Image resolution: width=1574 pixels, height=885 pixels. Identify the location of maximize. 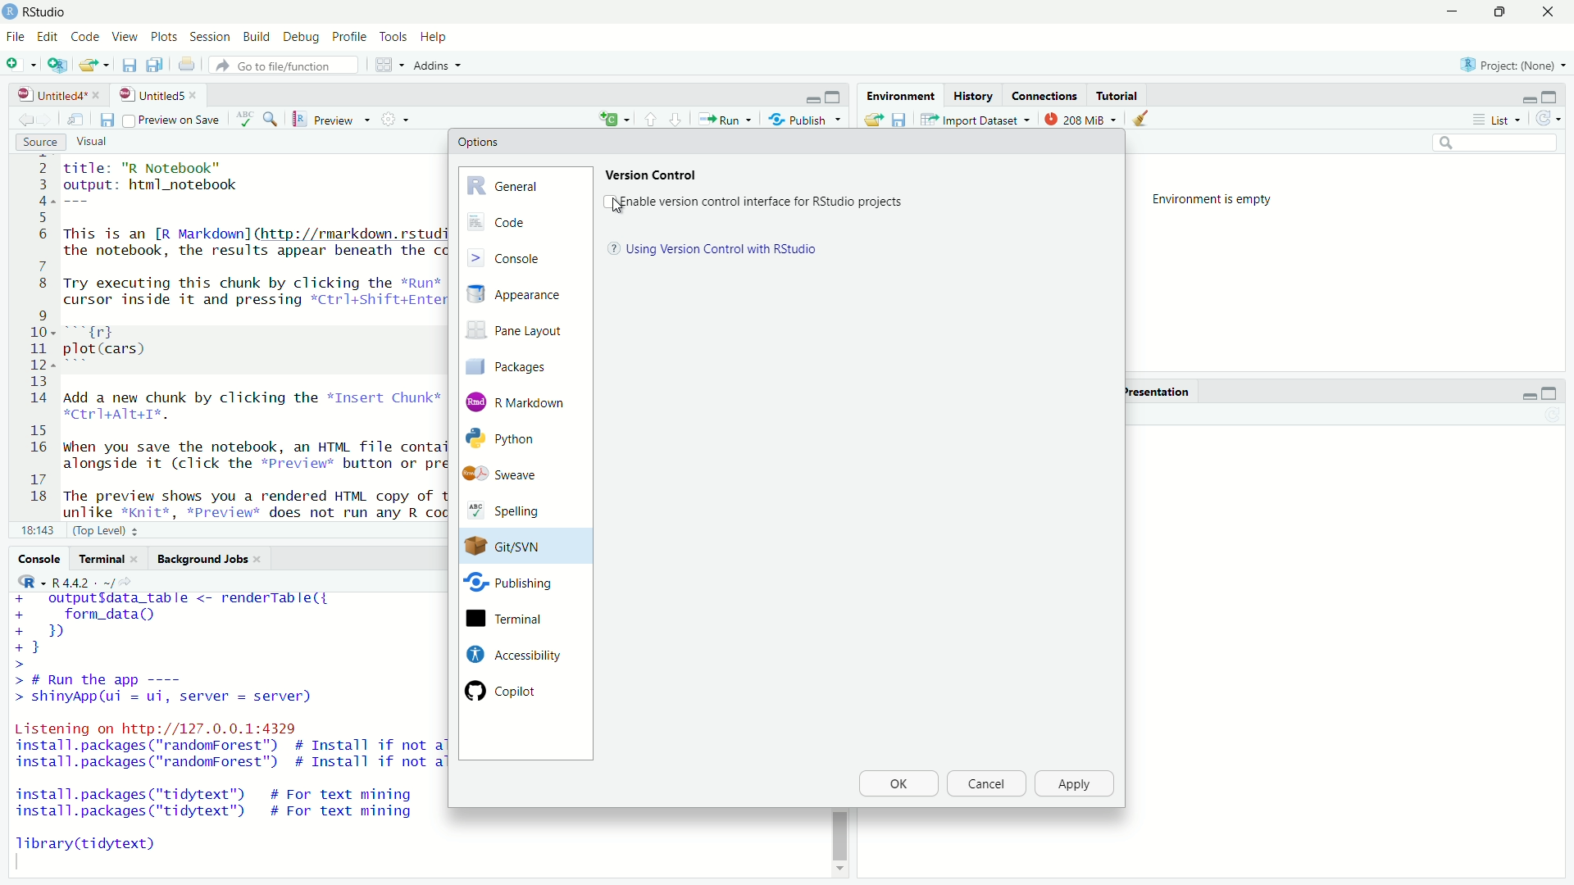
(1554, 96).